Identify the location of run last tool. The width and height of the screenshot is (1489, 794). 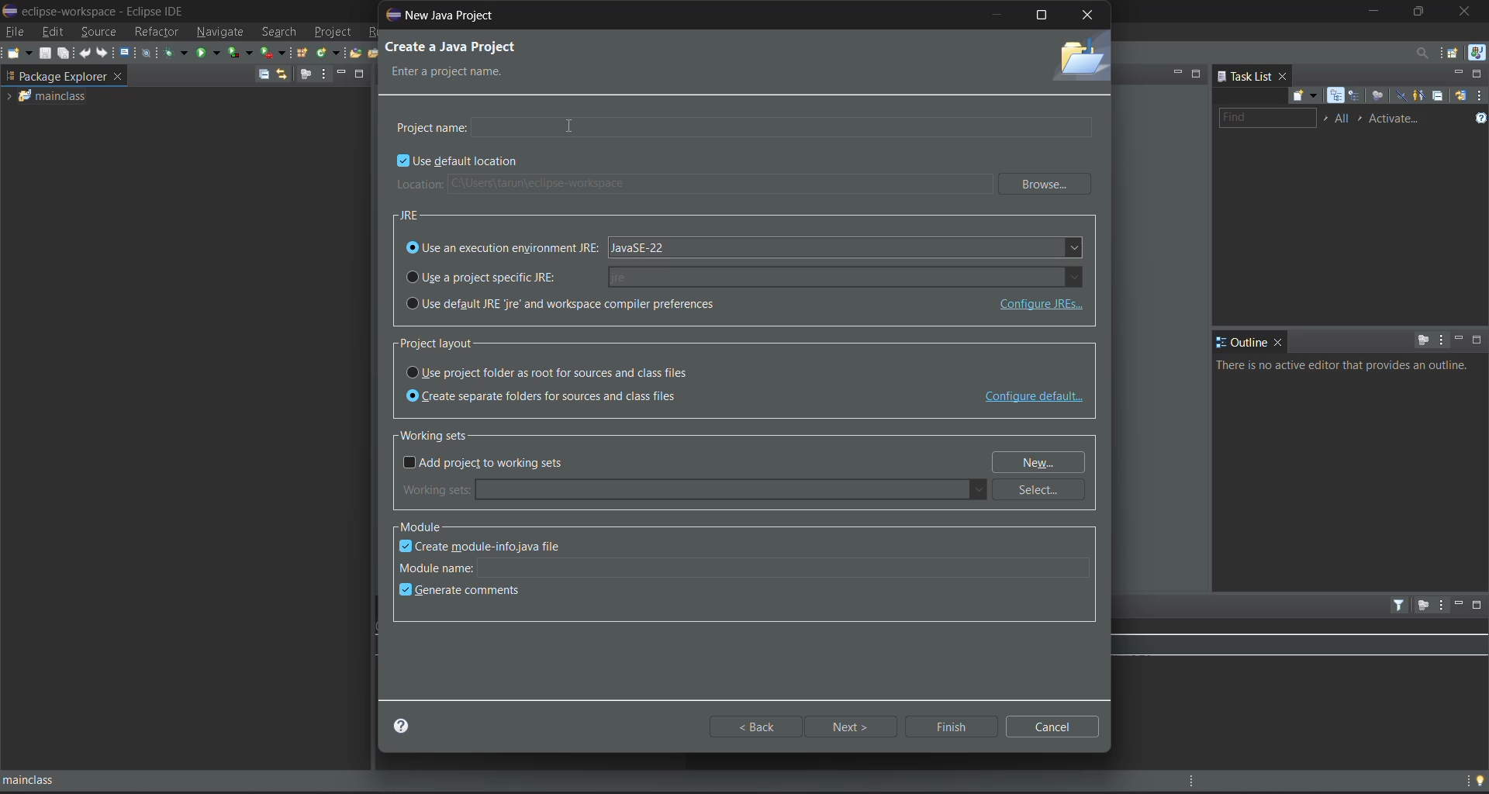
(272, 52).